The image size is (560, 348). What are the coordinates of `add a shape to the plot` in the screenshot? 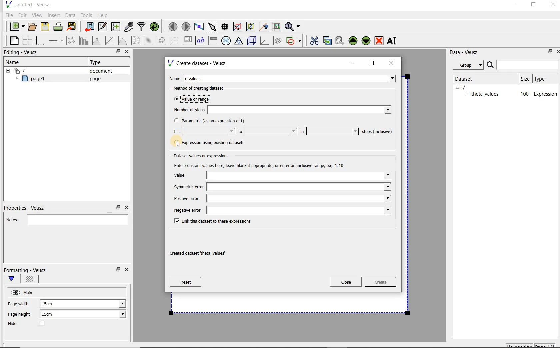 It's located at (294, 40).